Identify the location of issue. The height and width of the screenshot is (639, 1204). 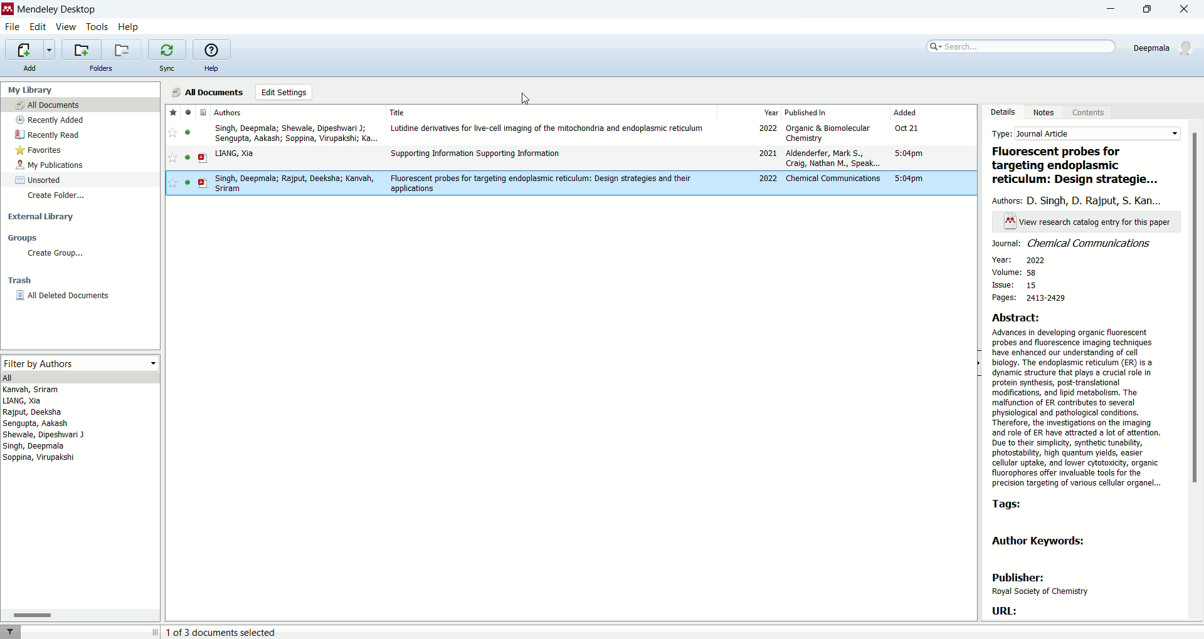
(1014, 286).